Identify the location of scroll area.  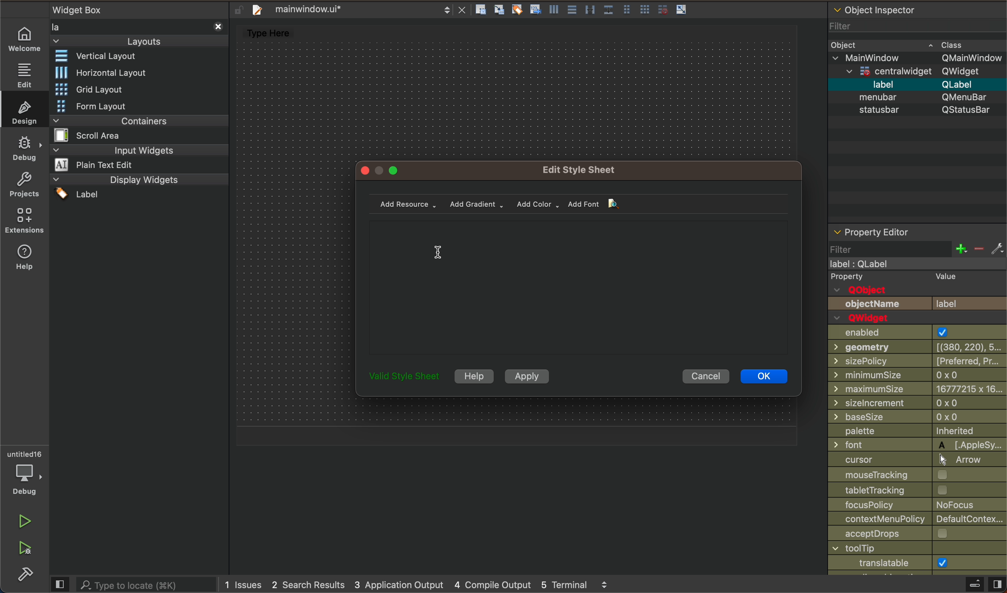
(100, 135).